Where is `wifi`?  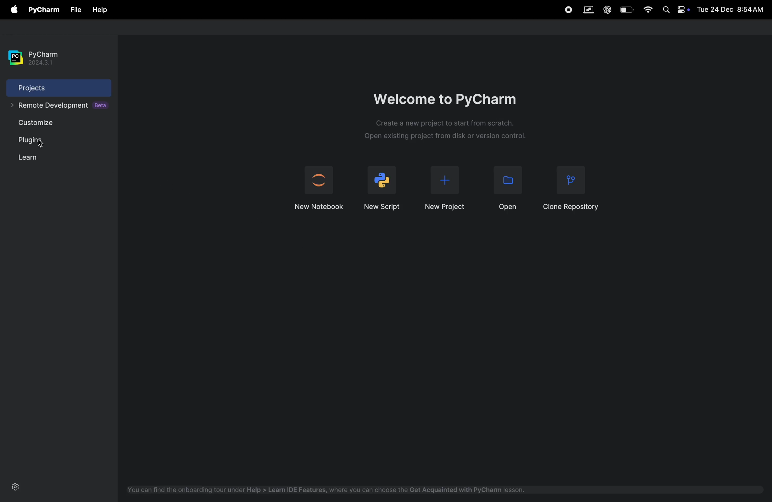 wifi is located at coordinates (646, 9).